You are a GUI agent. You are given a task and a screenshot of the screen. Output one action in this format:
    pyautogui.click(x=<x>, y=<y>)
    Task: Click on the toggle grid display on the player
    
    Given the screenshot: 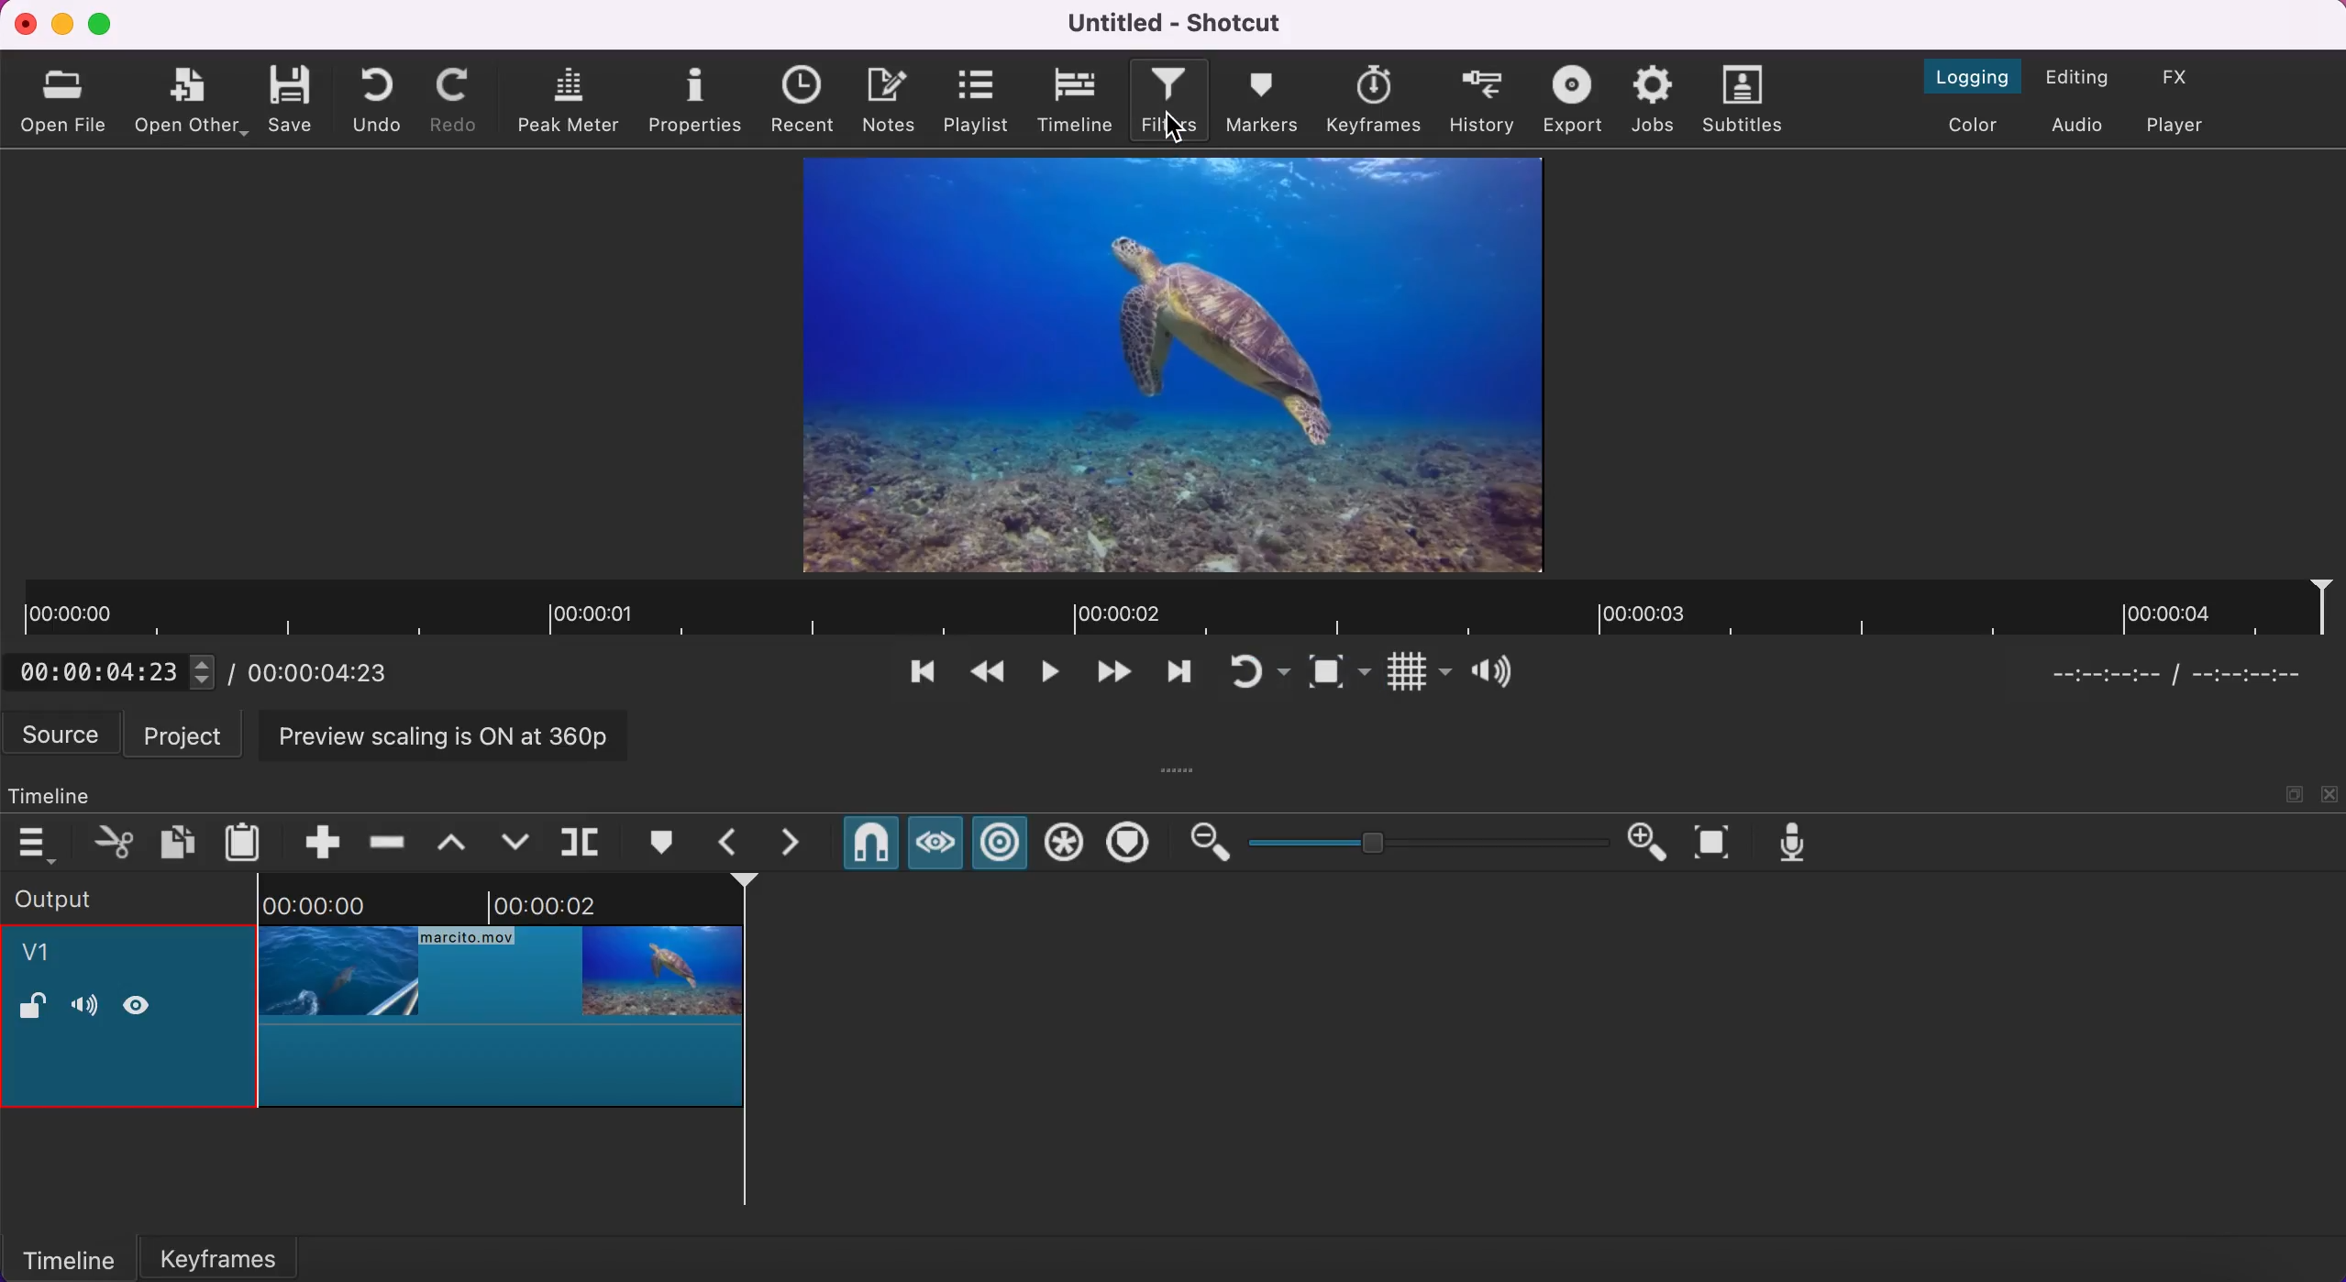 What is the action you would take?
    pyautogui.click(x=1416, y=676)
    